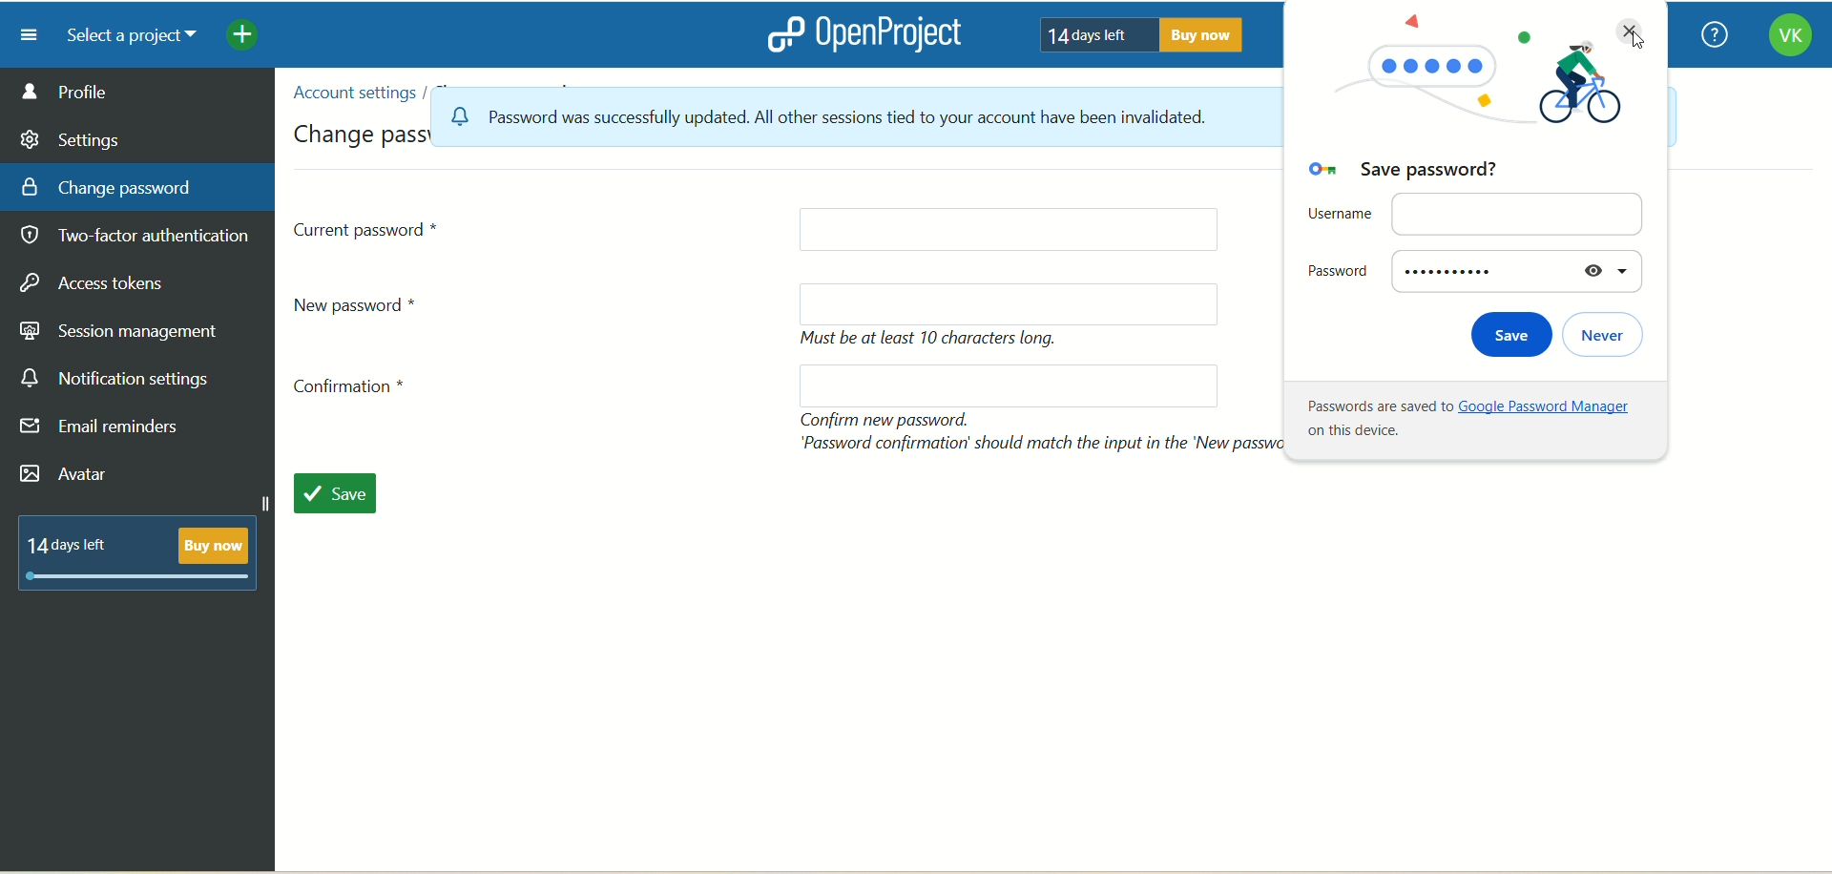  I want to click on two factor authentication, so click(142, 238).